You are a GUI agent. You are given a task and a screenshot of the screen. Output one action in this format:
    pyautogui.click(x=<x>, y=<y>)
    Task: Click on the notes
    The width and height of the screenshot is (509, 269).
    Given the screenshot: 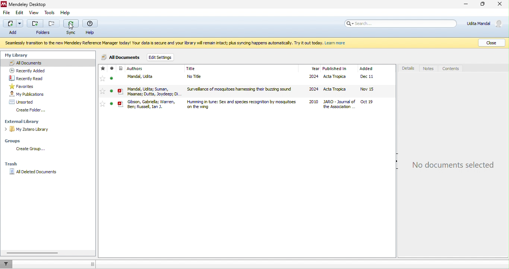 What is the action you would take?
    pyautogui.click(x=429, y=68)
    